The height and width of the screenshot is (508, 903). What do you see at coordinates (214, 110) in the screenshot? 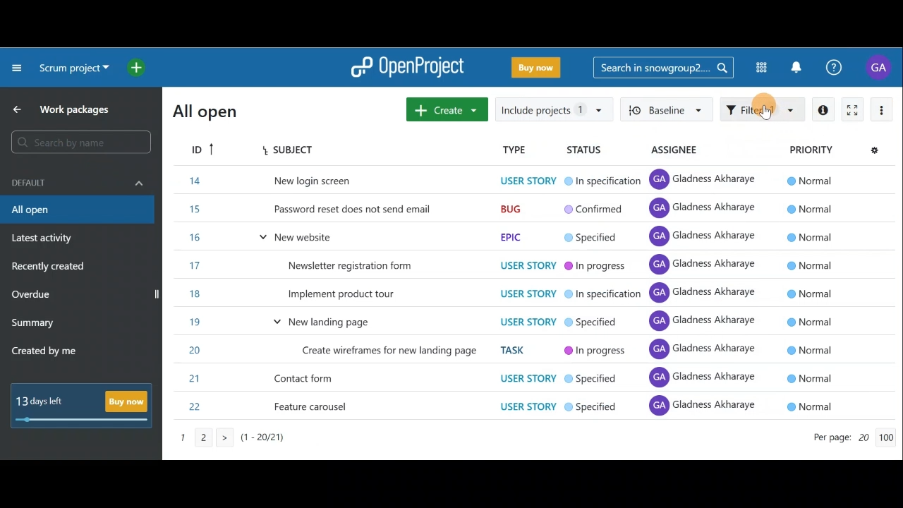
I see `All open` at bounding box center [214, 110].